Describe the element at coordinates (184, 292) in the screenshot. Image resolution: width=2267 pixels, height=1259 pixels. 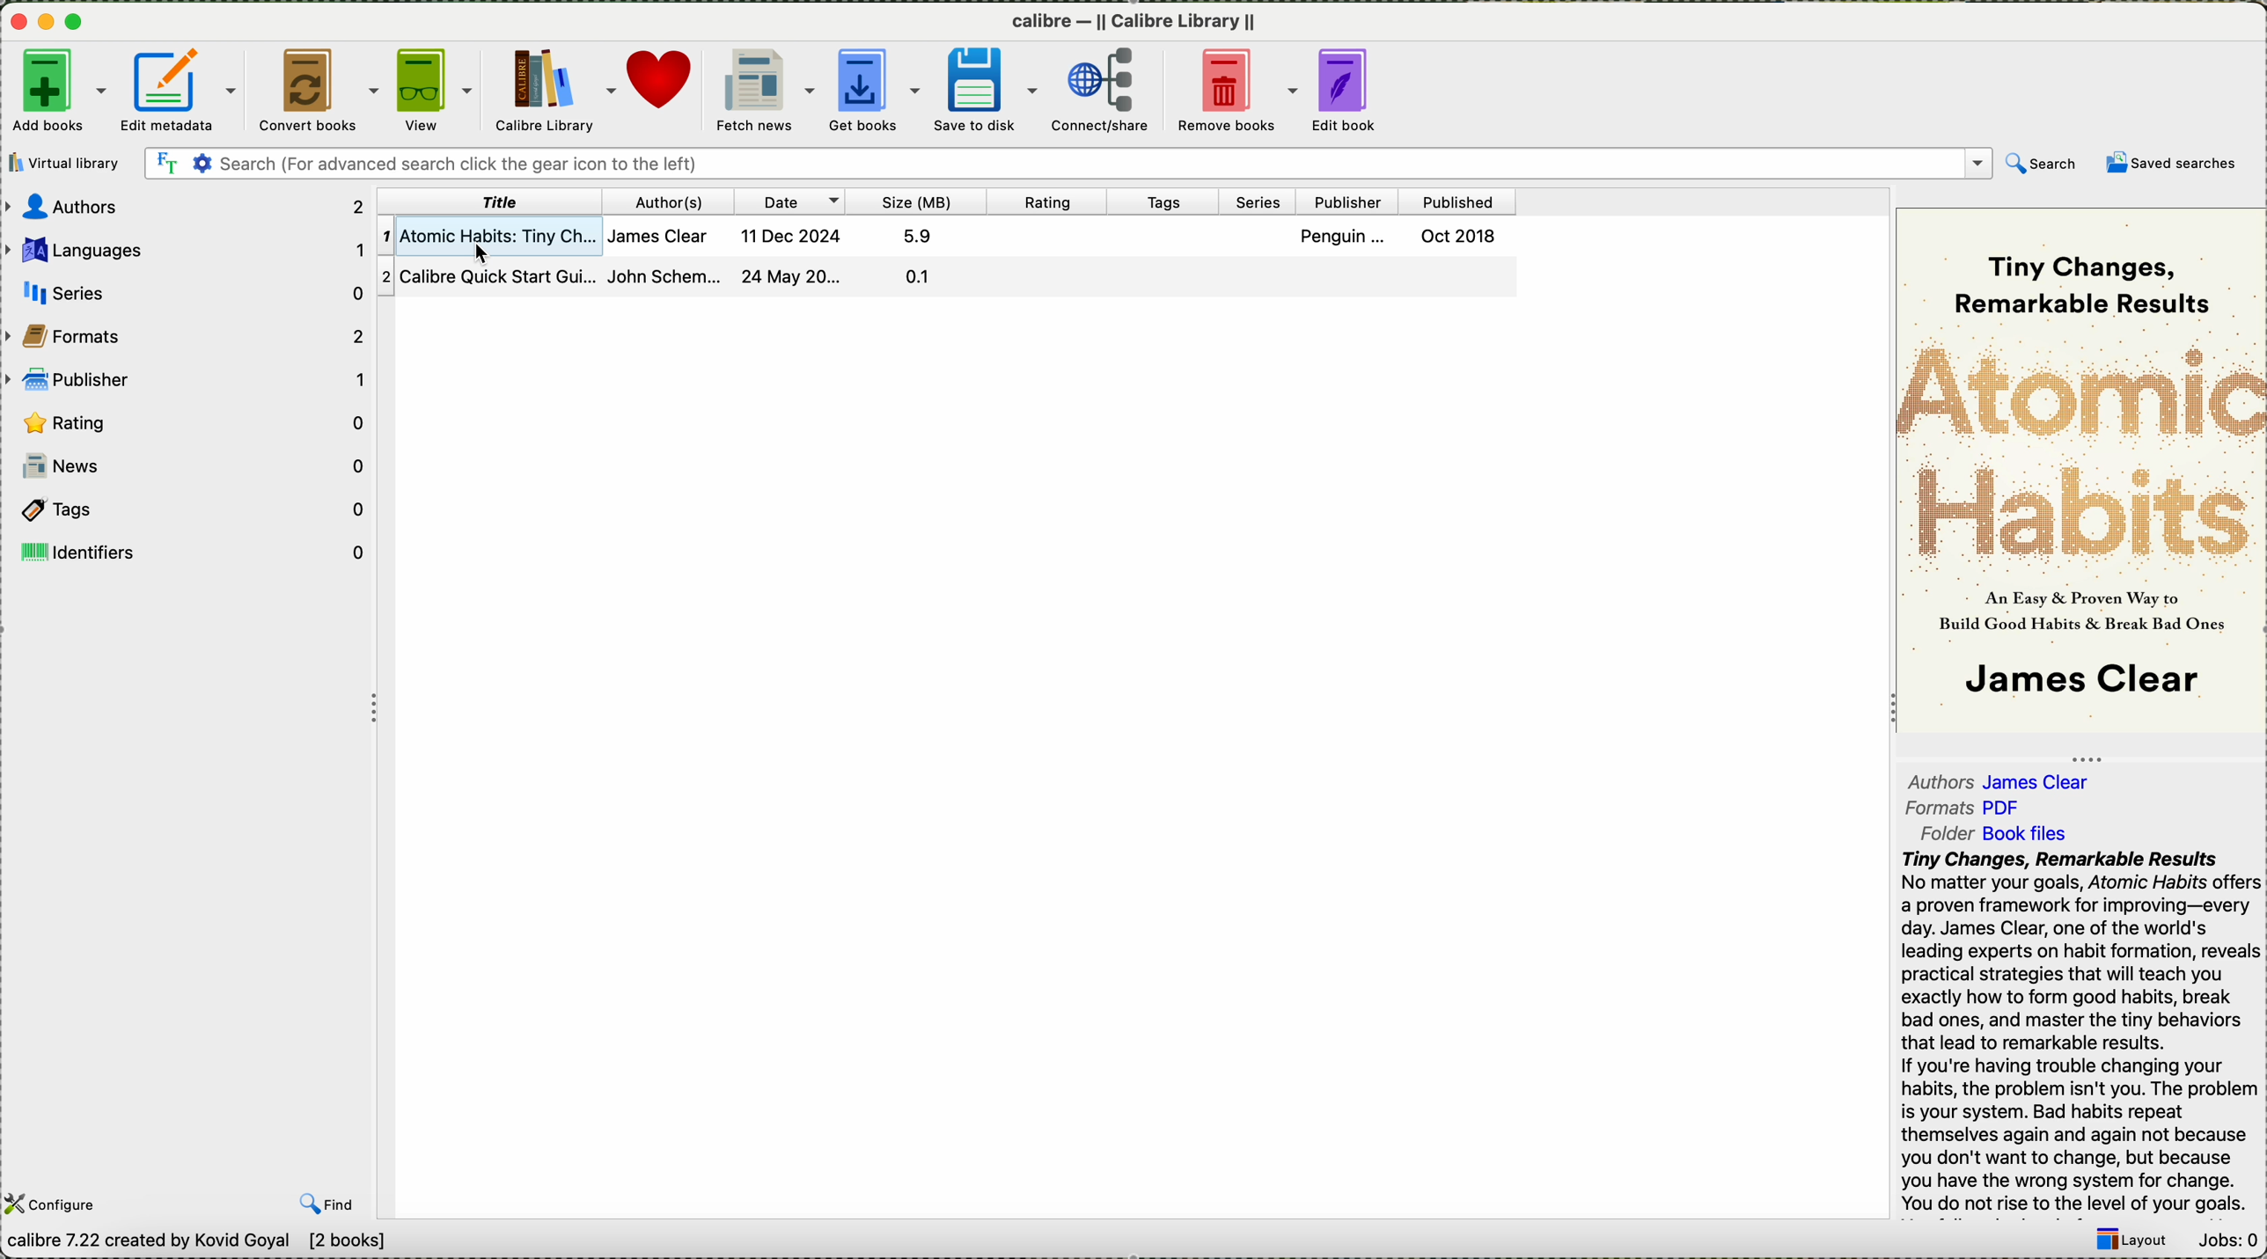
I see `series` at that location.